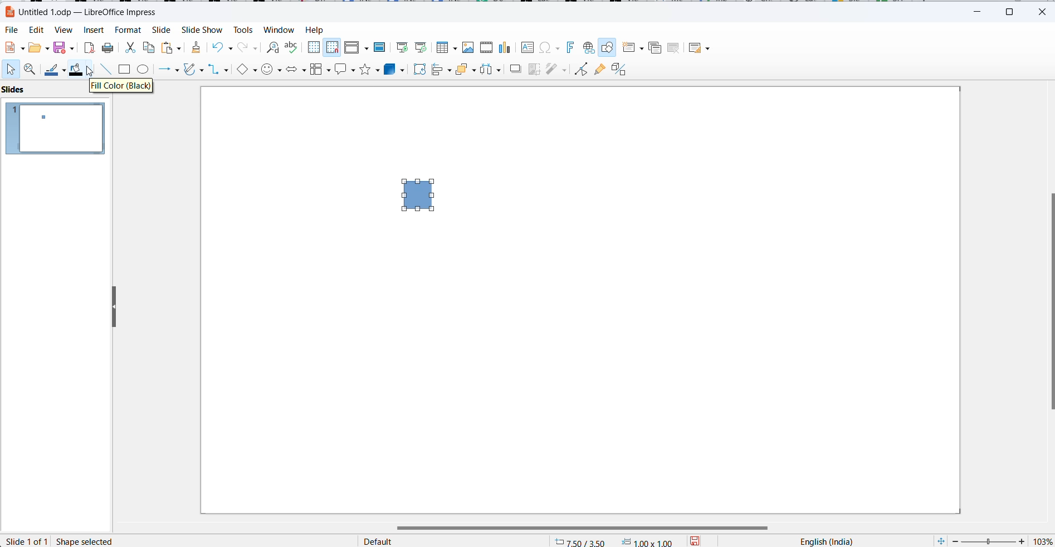 The height and width of the screenshot is (547, 1055). What do you see at coordinates (225, 47) in the screenshot?
I see `undo` at bounding box center [225, 47].